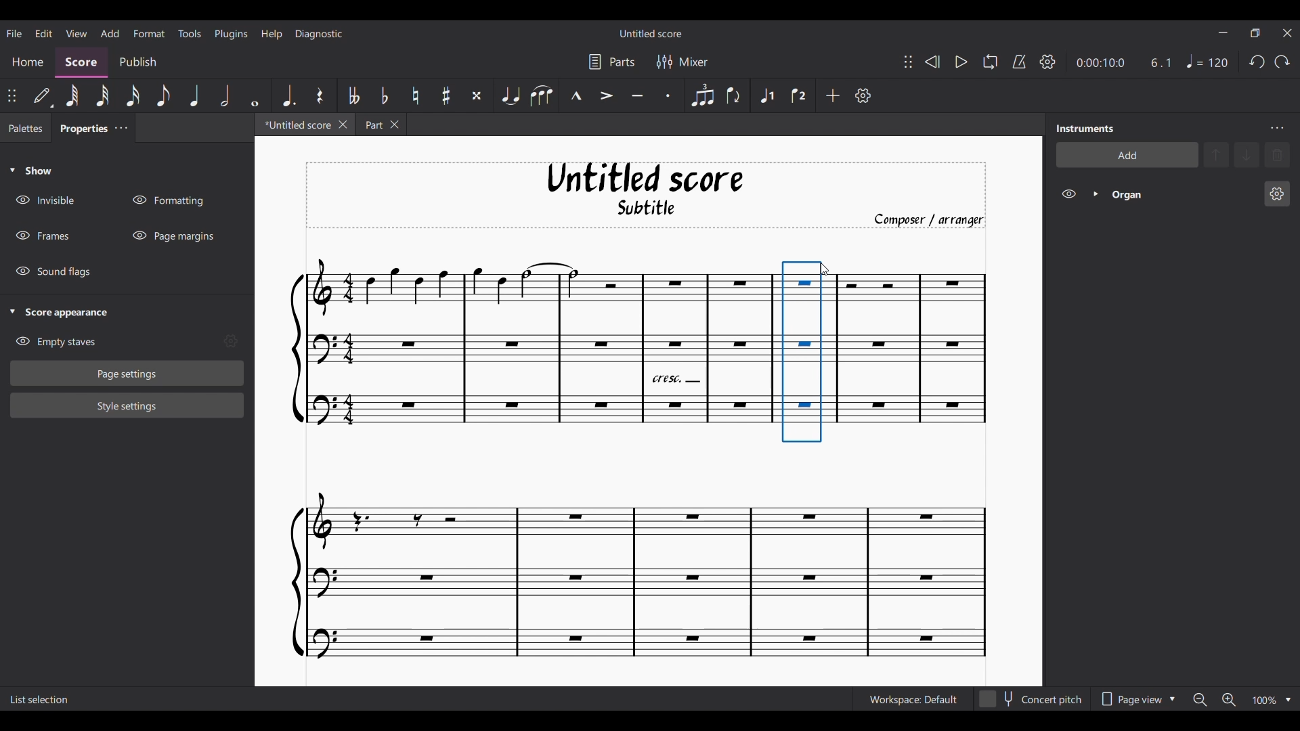 This screenshot has height=731, width=1300. What do you see at coordinates (1200, 699) in the screenshot?
I see `Zoom out` at bounding box center [1200, 699].